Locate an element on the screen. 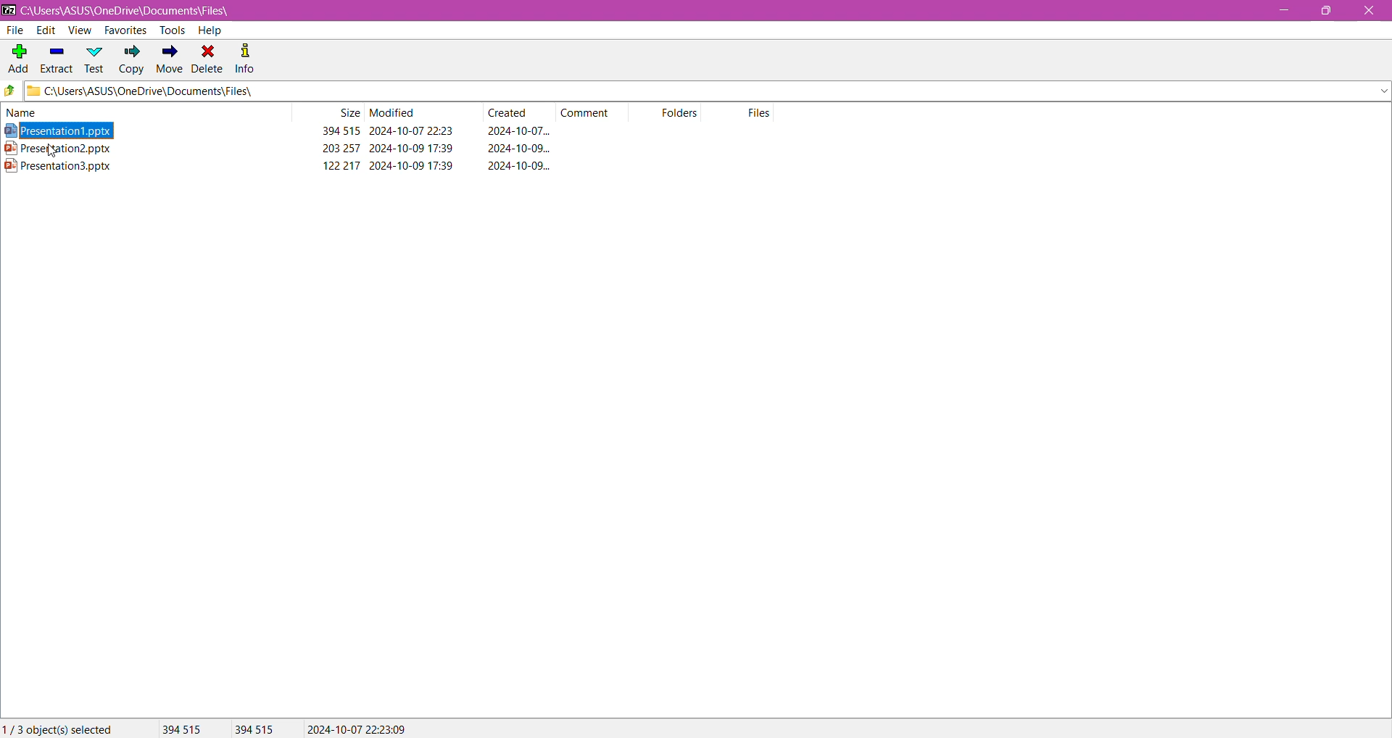  Presentation3.pptx 122217 2024-10-09 17:39 2024-10-09... is located at coordinates (290, 165).